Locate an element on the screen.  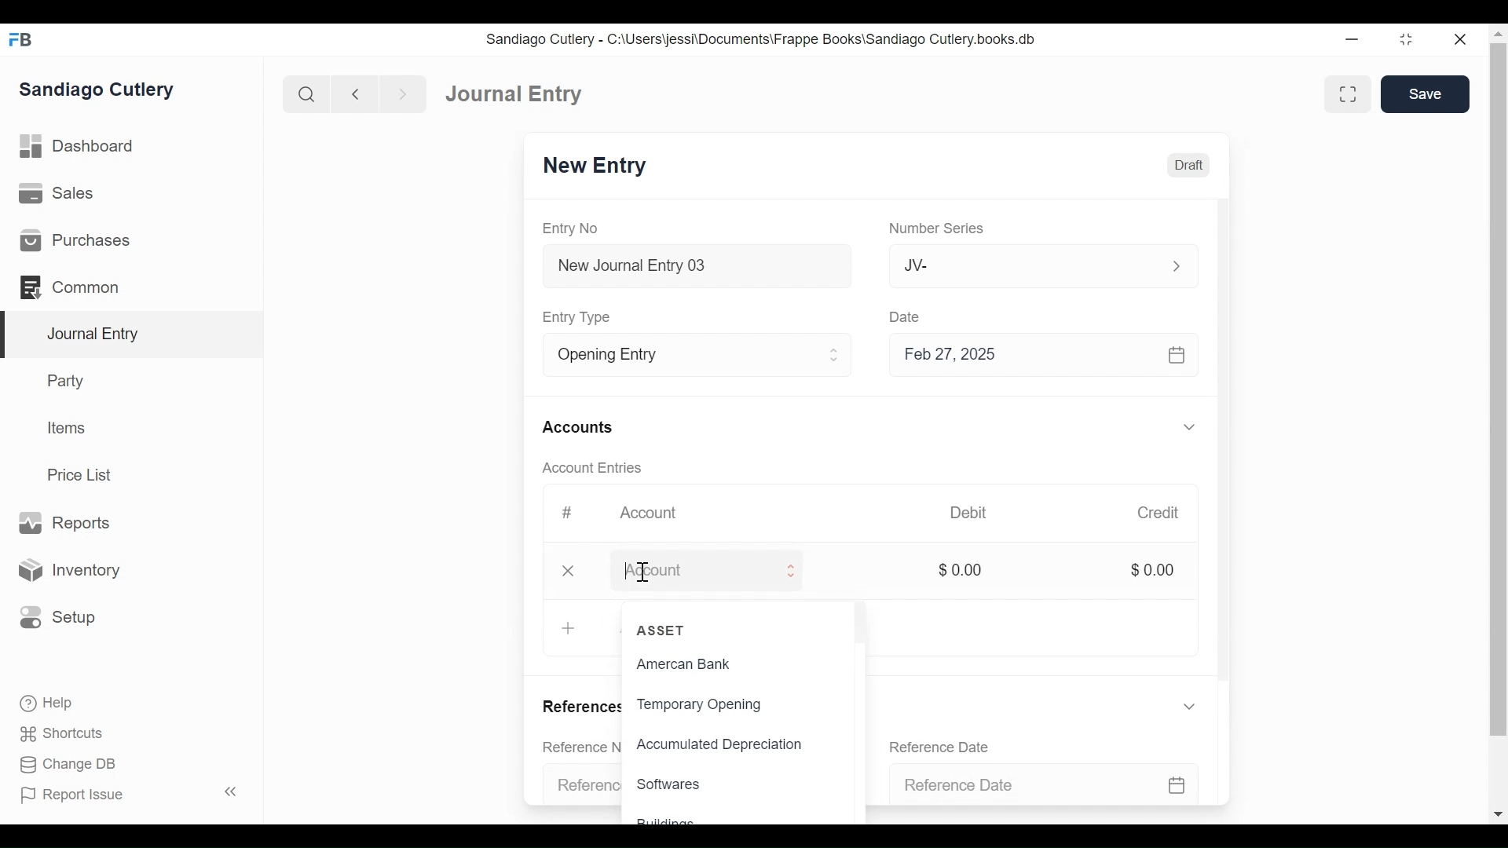
$0.00 is located at coordinates (962, 569).